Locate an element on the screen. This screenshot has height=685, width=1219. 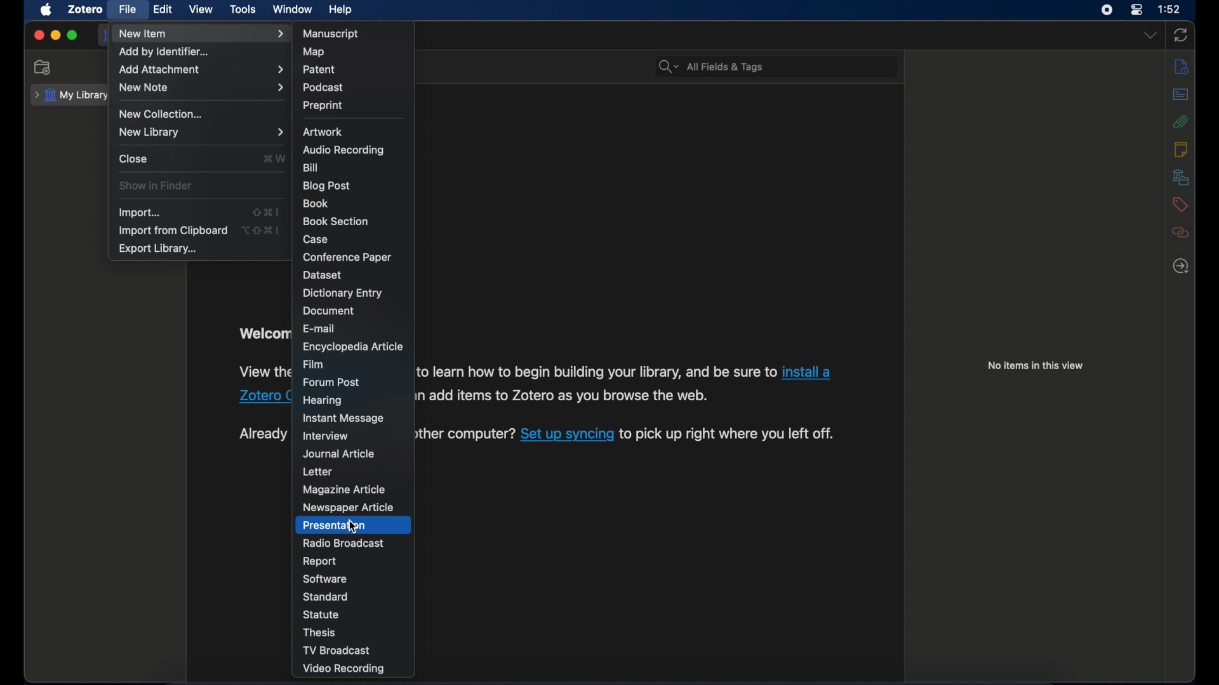
blog post is located at coordinates (326, 186).